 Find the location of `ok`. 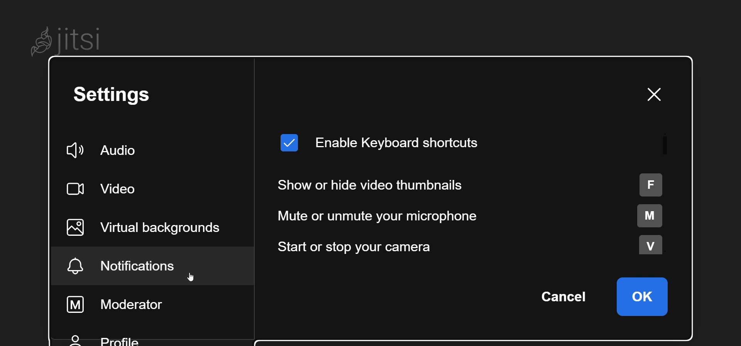

ok is located at coordinates (644, 297).